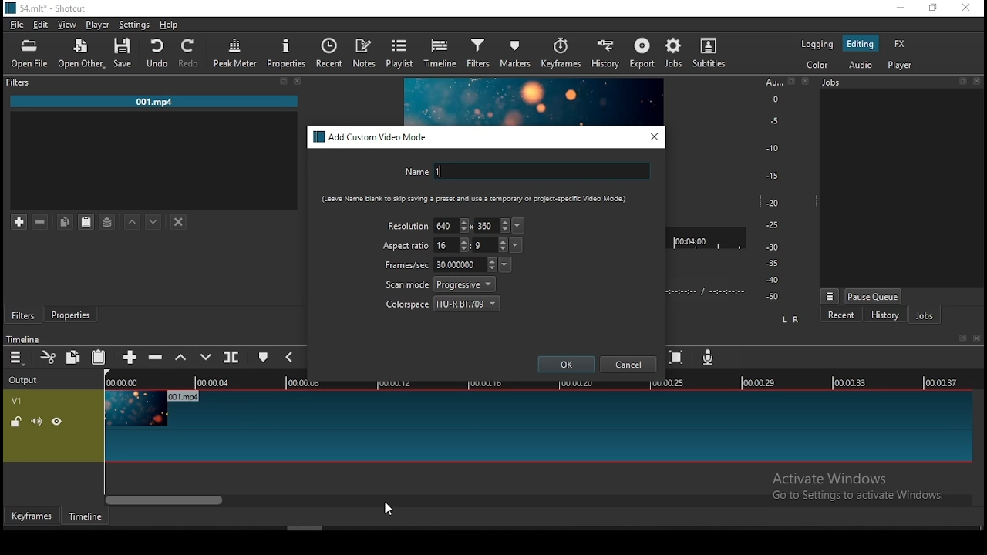  I want to click on undo, so click(158, 53).